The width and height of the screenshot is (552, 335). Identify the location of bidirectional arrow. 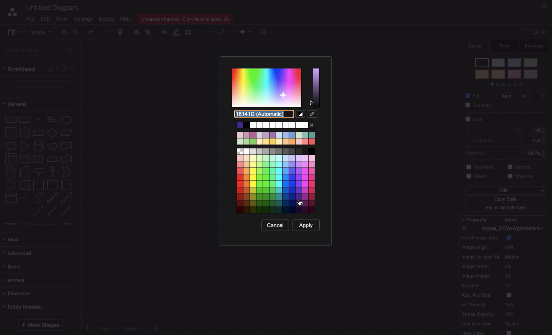
(52, 198).